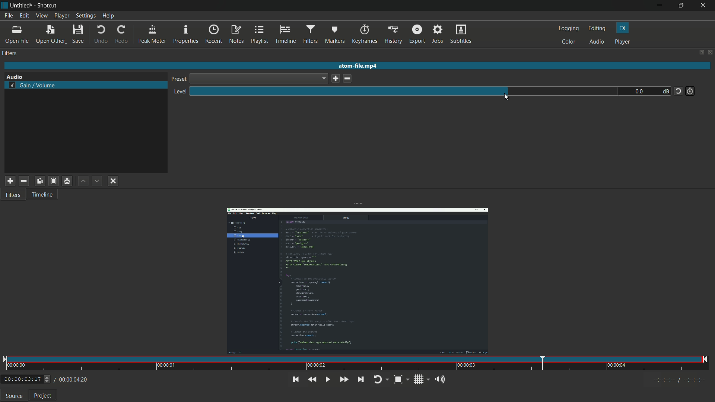  Describe the element at coordinates (507, 99) in the screenshot. I see `cursor` at that location.